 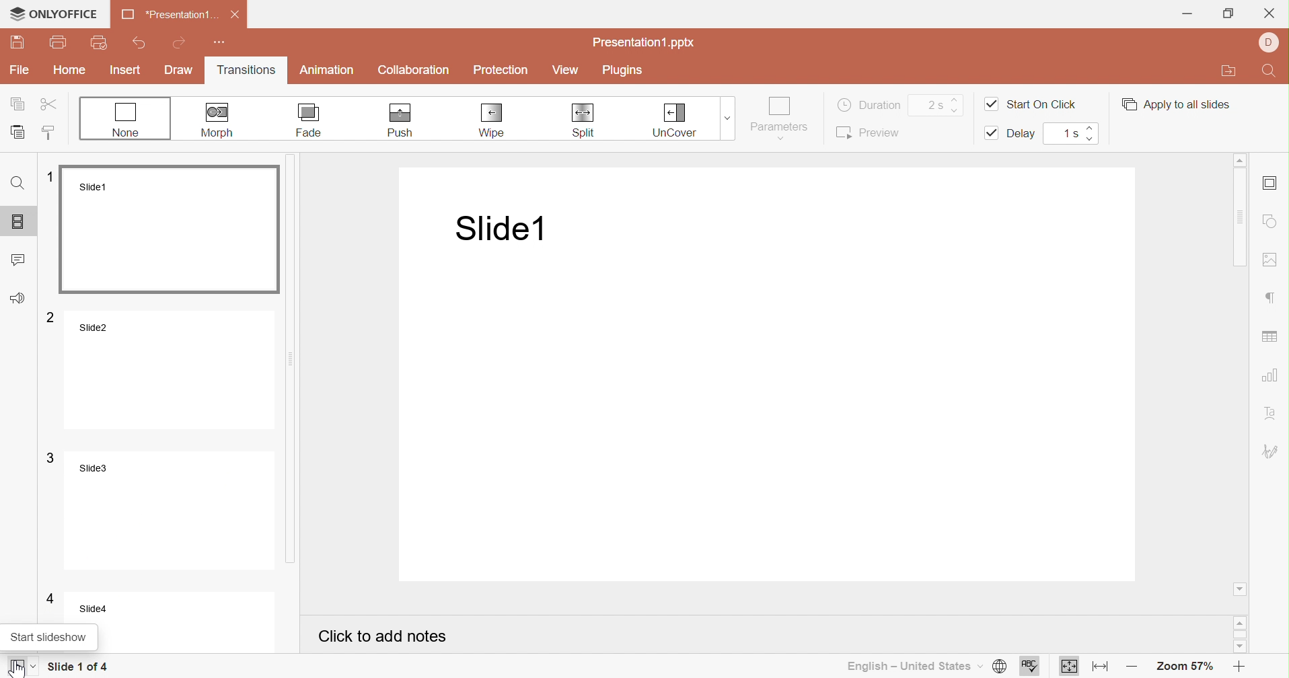 I want to click on Scroll bar, so click(x=1241, y=371).